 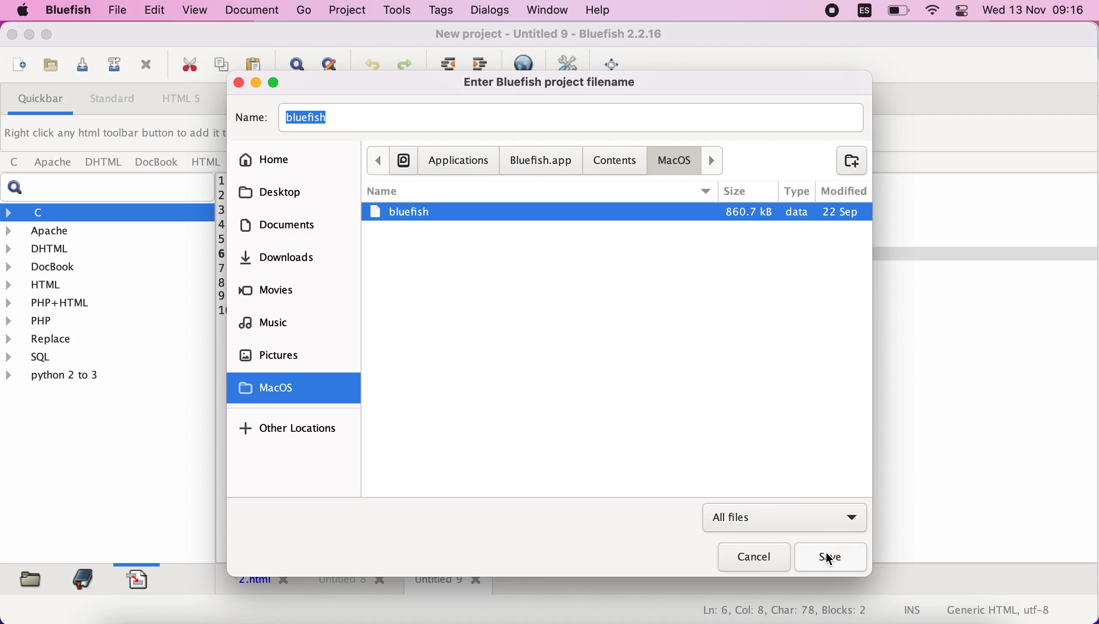 What do you see at coordinates (291, 228) in the screenshot?
I see `documents` at bounding box center [291, 228].